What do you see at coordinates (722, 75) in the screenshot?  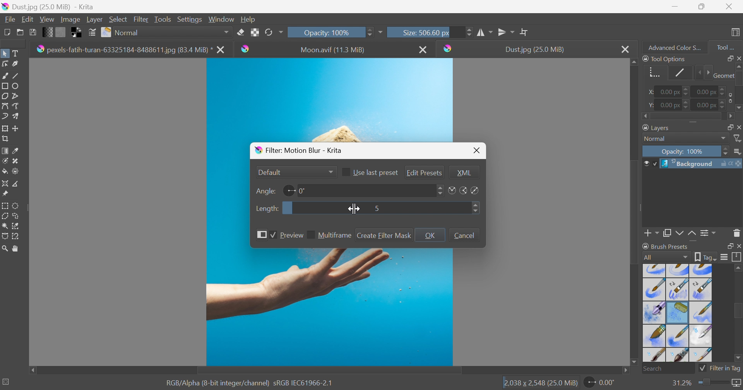 I see `Geometry` at bounding box center [722, 75].